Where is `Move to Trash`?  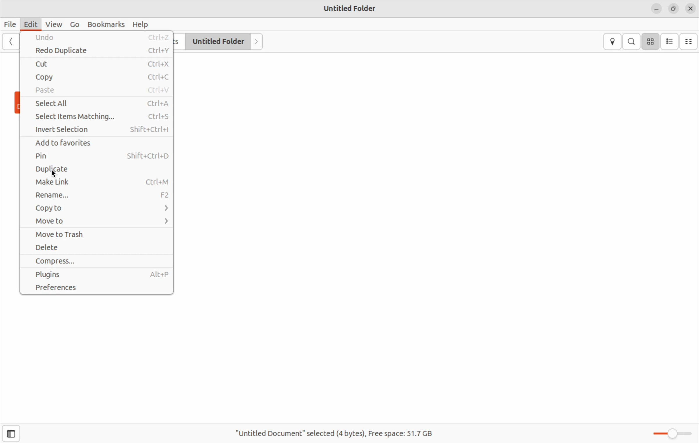 Move to Trash is located at coordinates (96, 235).